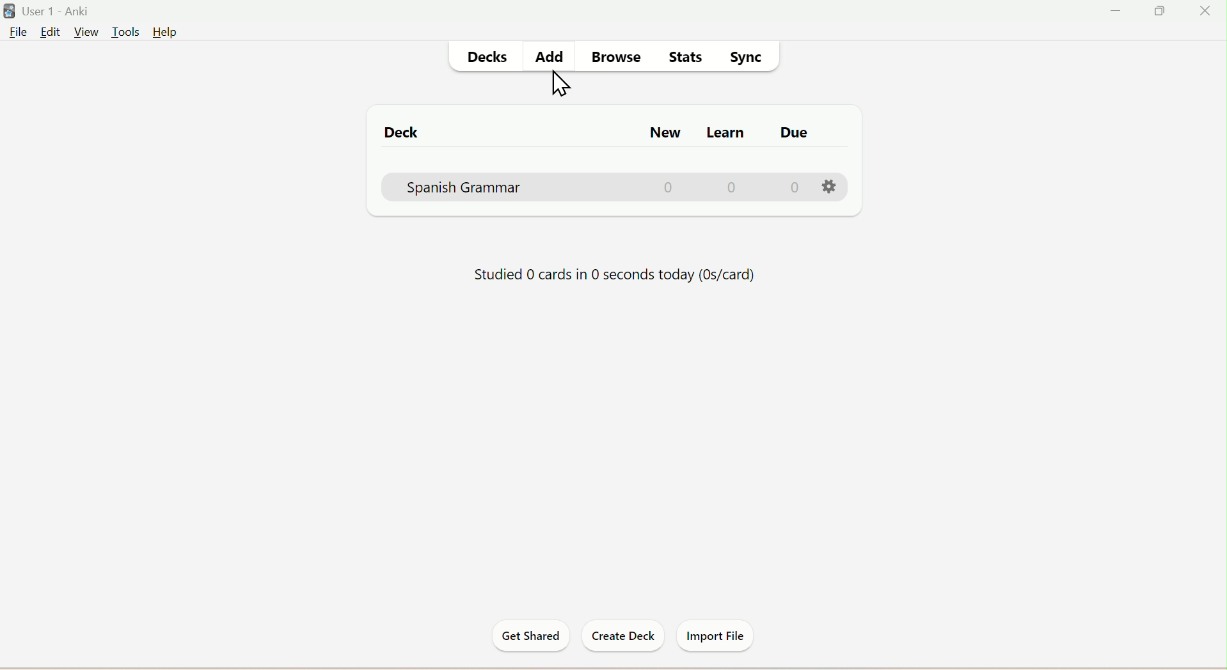 The height and width of the screenshot is (670, 1227). Describe the element at coordinates (122, 33) in the screenshot. I see `Tools` at that location.